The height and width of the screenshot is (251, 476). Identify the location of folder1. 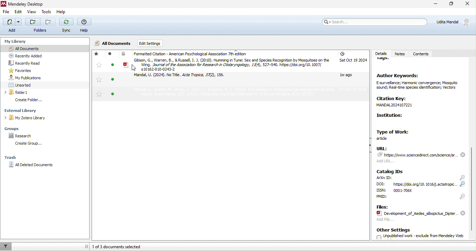
(34, 92).